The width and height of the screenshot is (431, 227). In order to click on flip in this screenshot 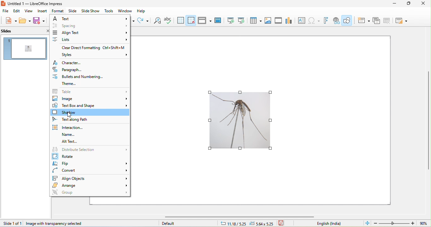, I will do `click(91, 163)`.